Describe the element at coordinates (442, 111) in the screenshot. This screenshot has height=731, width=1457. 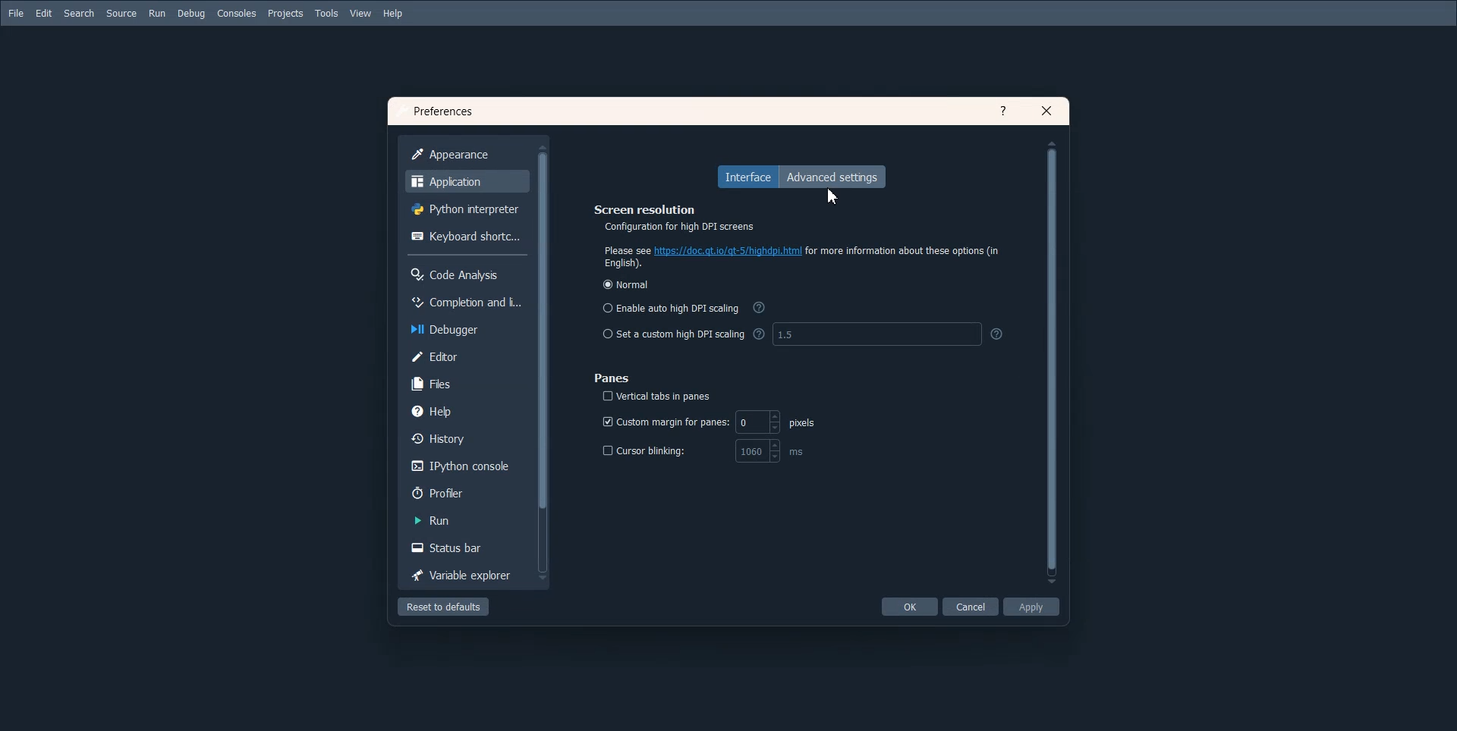
I see `Text` at that location.